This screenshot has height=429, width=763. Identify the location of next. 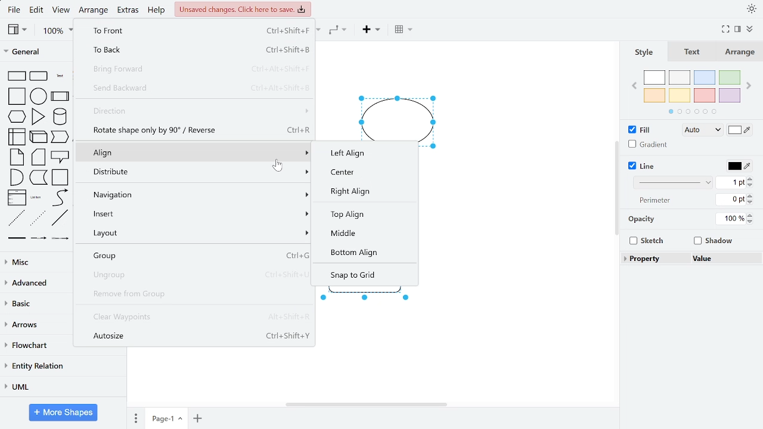
(749, 86).